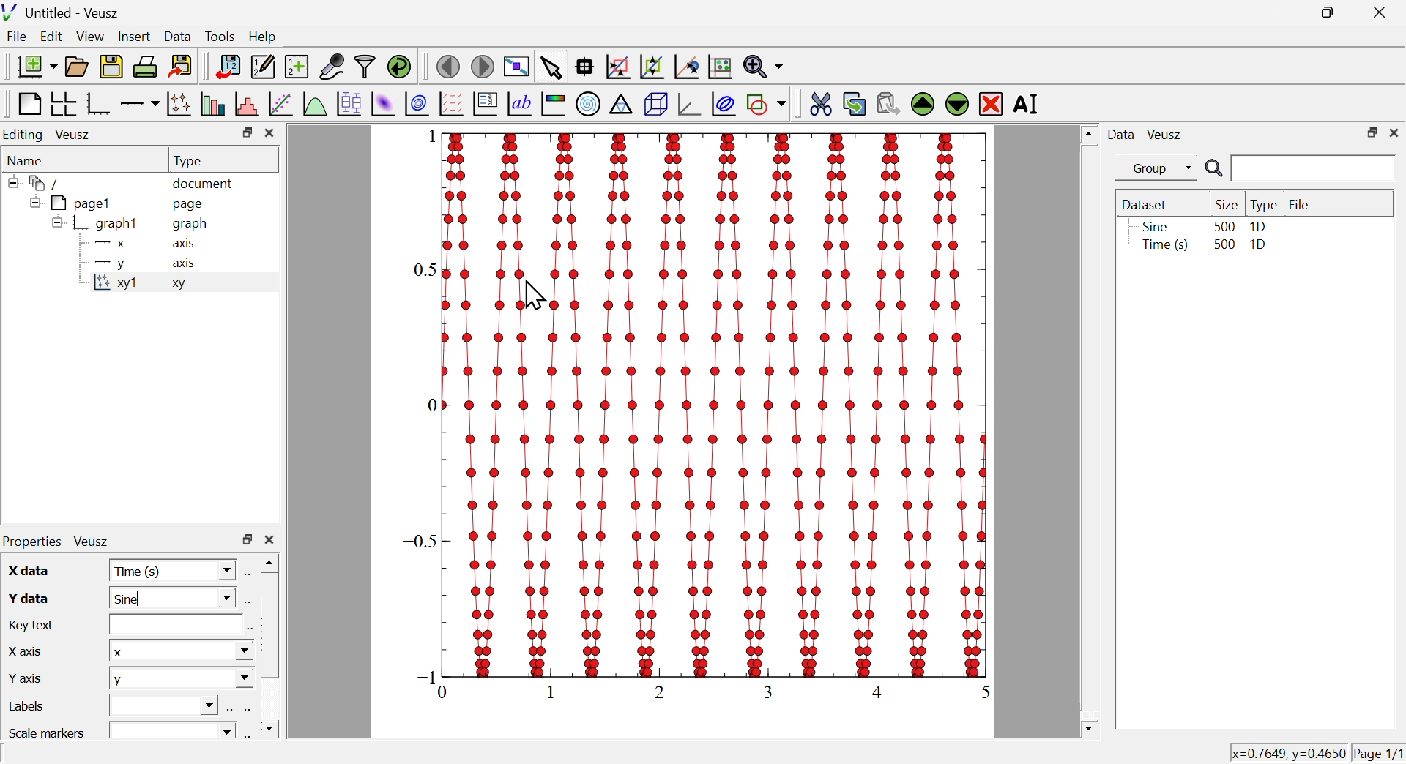 The height and width of the screenshot is (764, 1406). Describe the element at coordinates (97, 224) in the screenshot. I see `graph1` at that location.